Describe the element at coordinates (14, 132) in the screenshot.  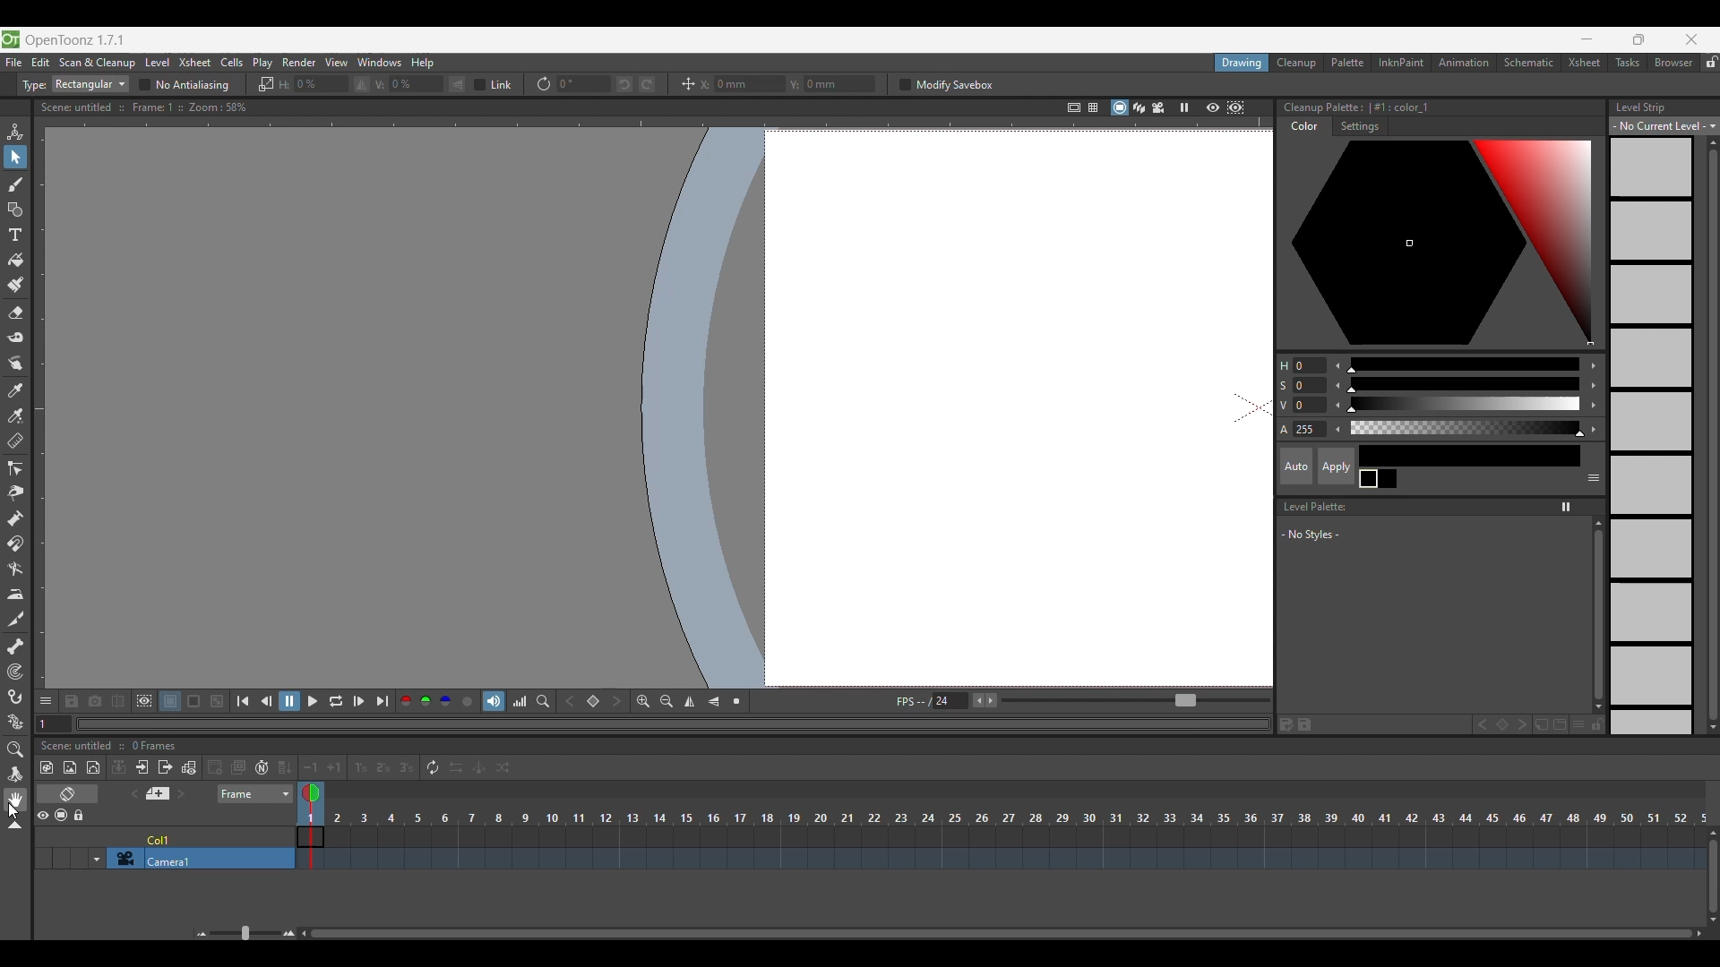
I see `Animate tool` at that location.